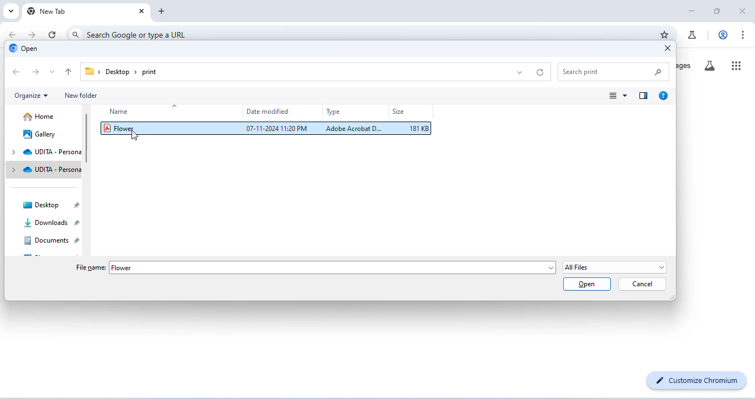 The width and height of the screenshot is (755, 399). Describe the element at coordinates (587, 285) in the screenshot. I see `open` at that location.